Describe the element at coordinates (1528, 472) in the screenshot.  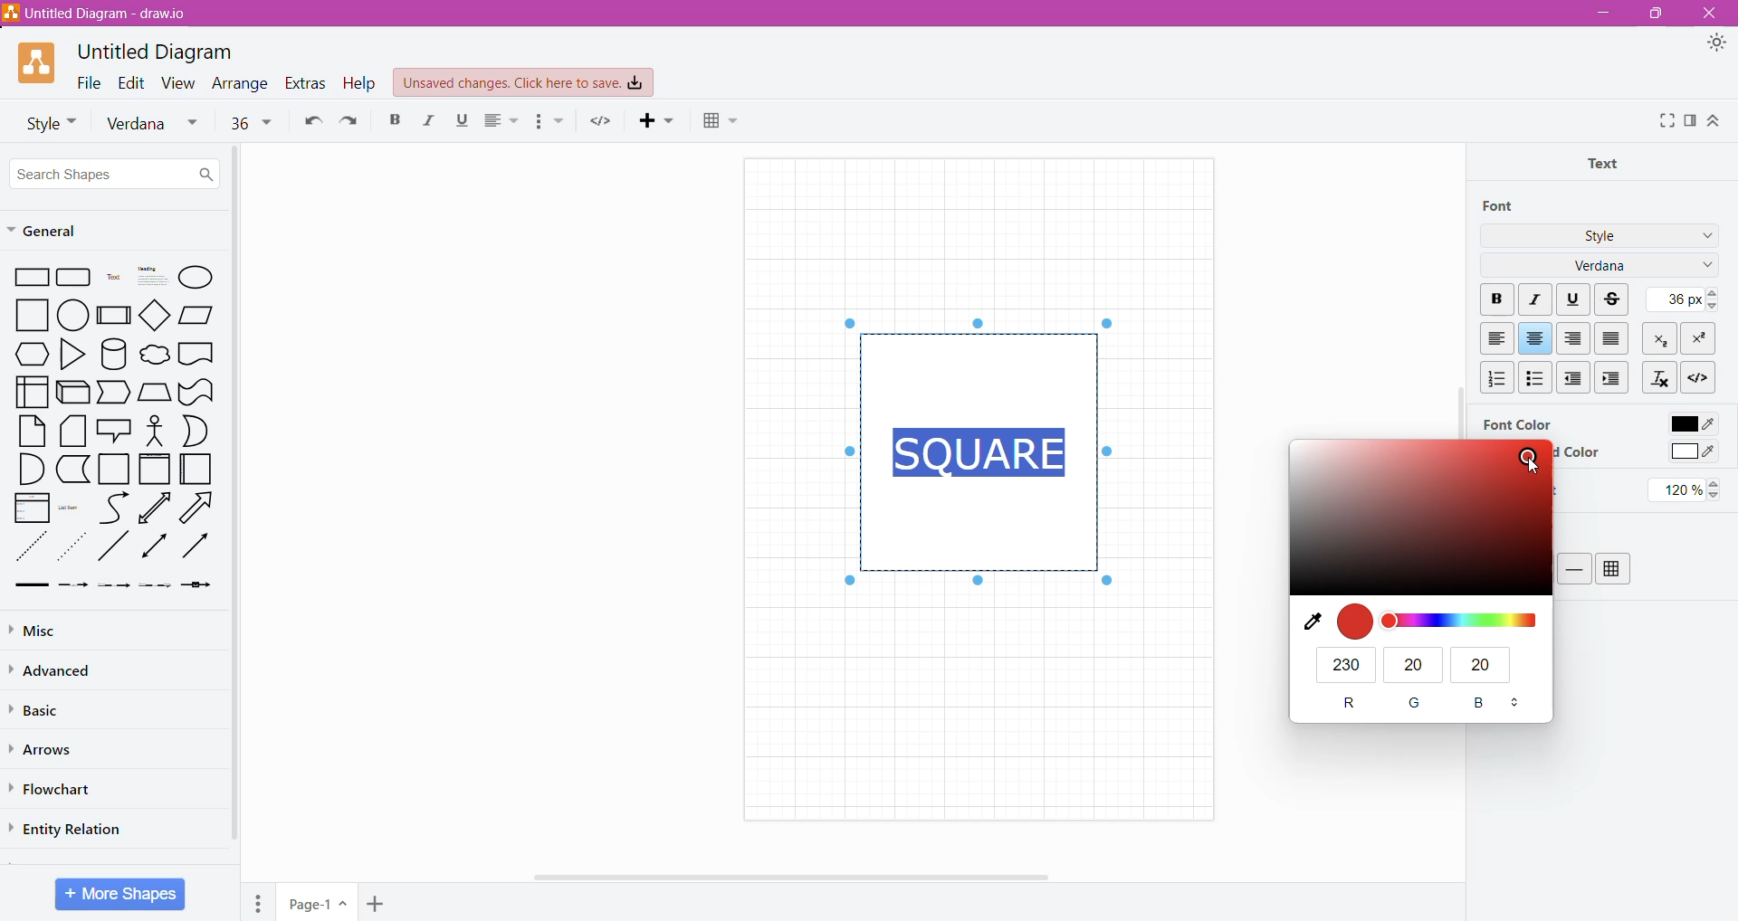
I see `cursor` at that location.